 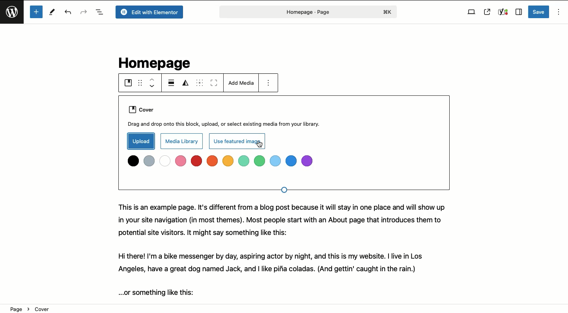 What do you see at coordinates (237, 141) in the screenshot?
I see `Use featured image` at bounding box center [237, 141].